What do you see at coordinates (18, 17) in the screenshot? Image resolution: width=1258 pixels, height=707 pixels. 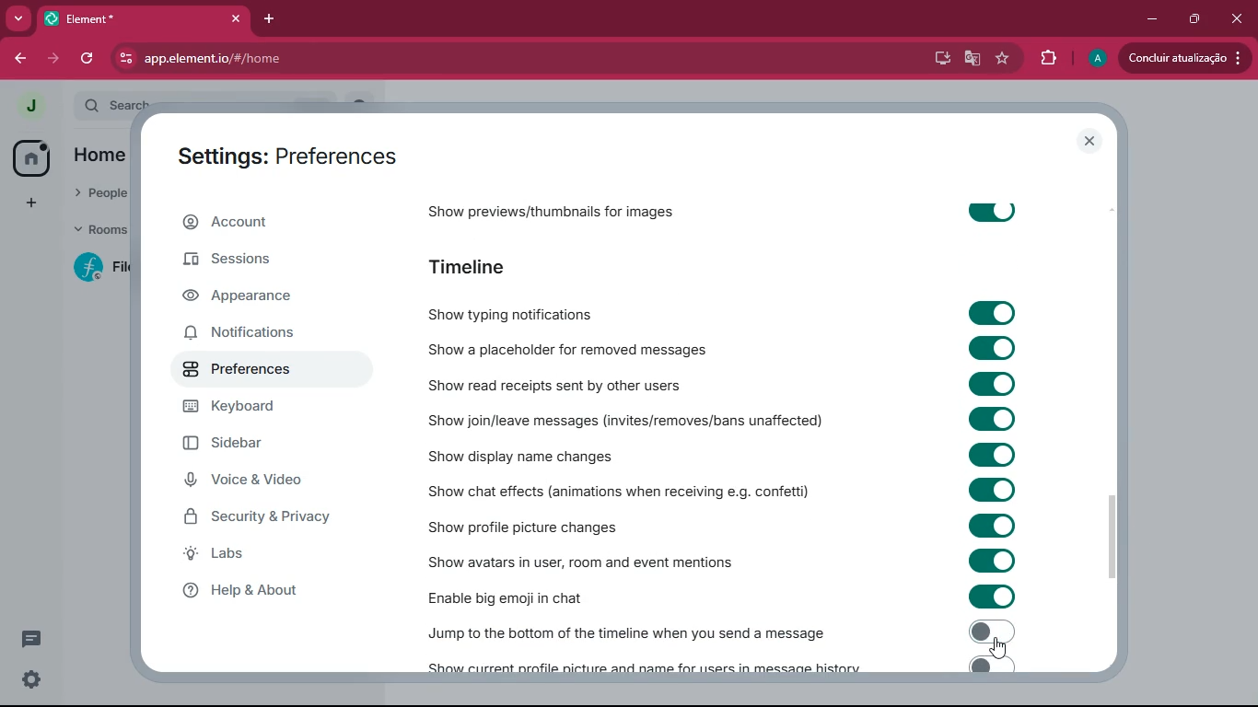 I see `more` at bounding box center [18, 17].